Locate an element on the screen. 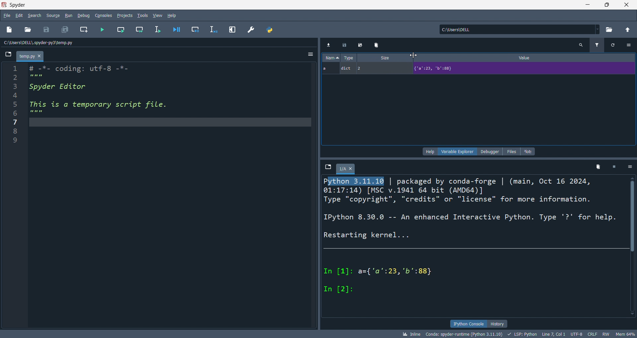 The width and height of the screenshot is (637, 338). new file is located at coordinates (9, 30).